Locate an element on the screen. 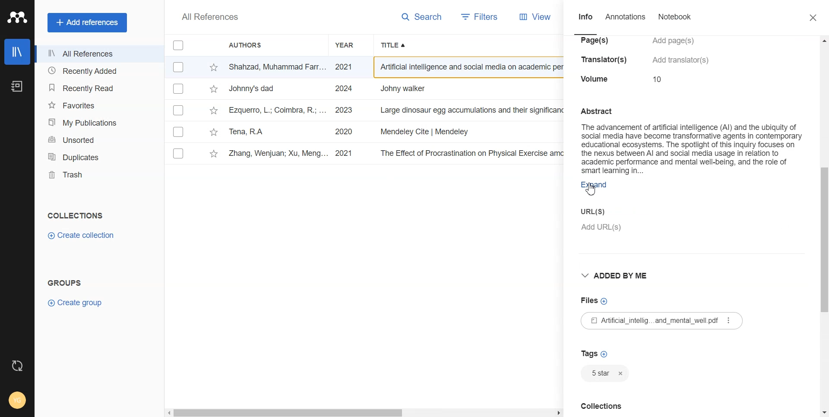  - Shahzad, Muhammad Farr... 2021 Artificial intelligence and social media on academic performance and mental ...  Heliyon 12/18/2024 is located at coordinates (397, 67).